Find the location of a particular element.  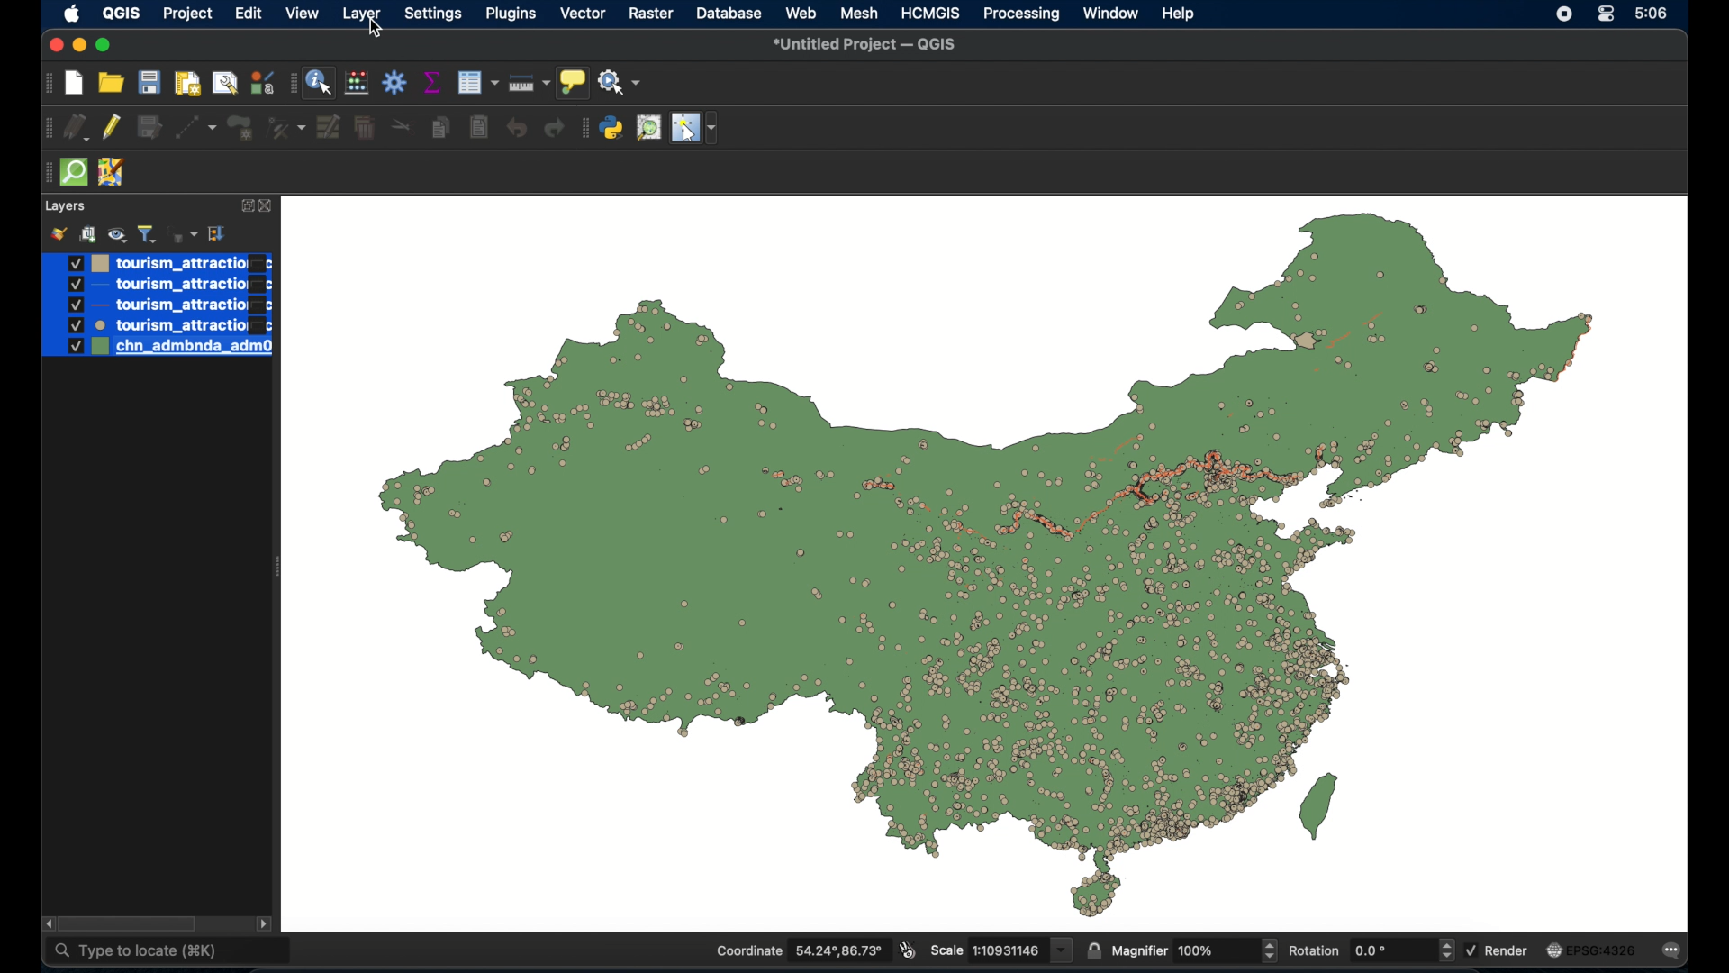

layer 2 is located at coordinates (158, 286).